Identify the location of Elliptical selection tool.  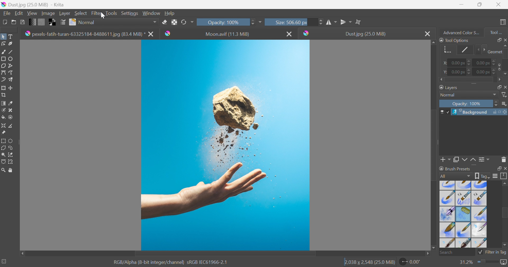
(11, 141).